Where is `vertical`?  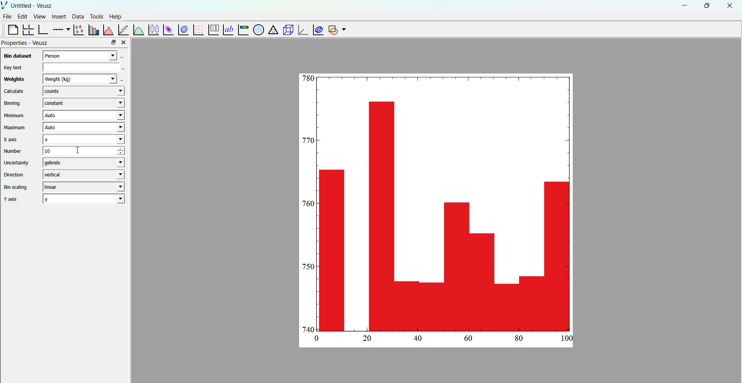
vertical is located at coordinates (83, 174).